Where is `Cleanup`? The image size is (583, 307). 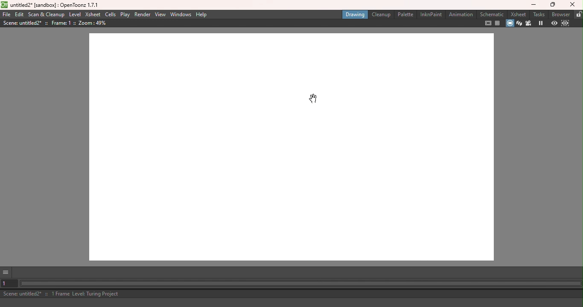 Cleanup is located at coordinates (381, 14).